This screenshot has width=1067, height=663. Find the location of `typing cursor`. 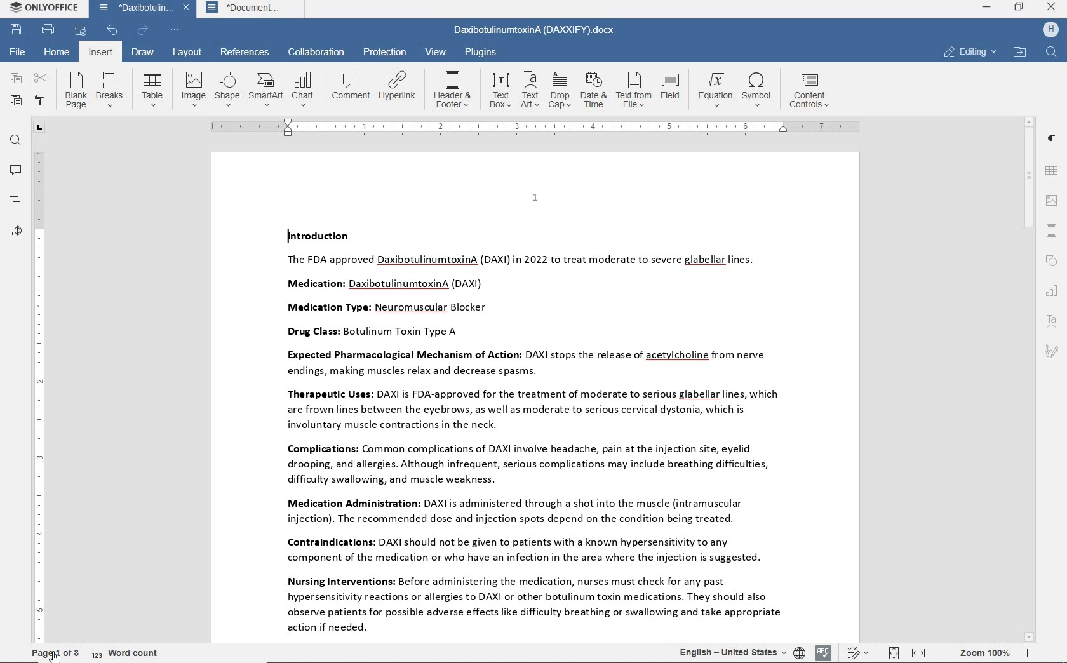

typing cursor is located at coordinates (287, 236).